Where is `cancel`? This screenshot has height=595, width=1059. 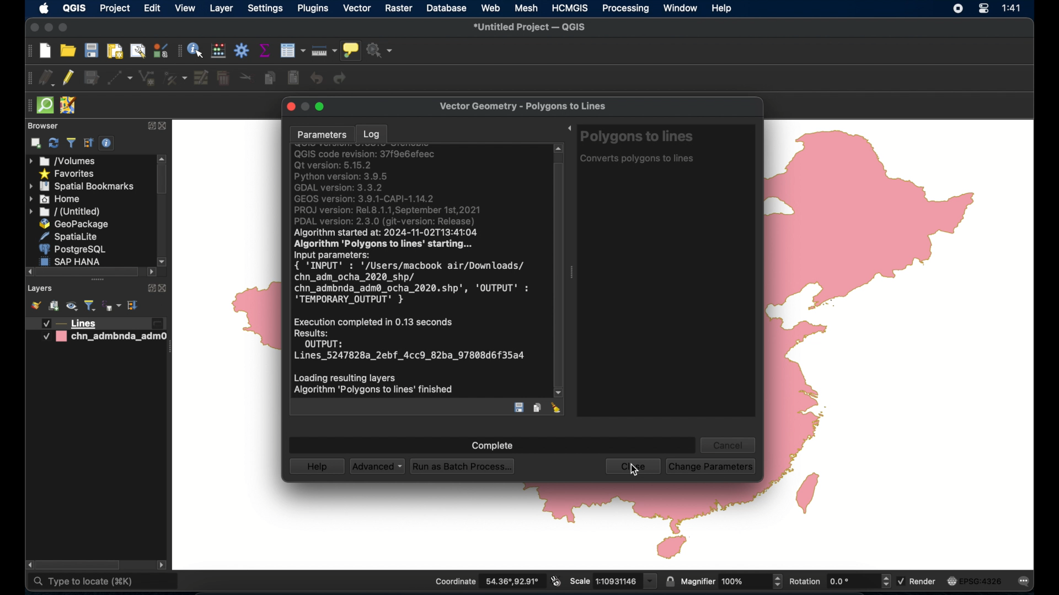
cancel is located at coordinates (728, 445).